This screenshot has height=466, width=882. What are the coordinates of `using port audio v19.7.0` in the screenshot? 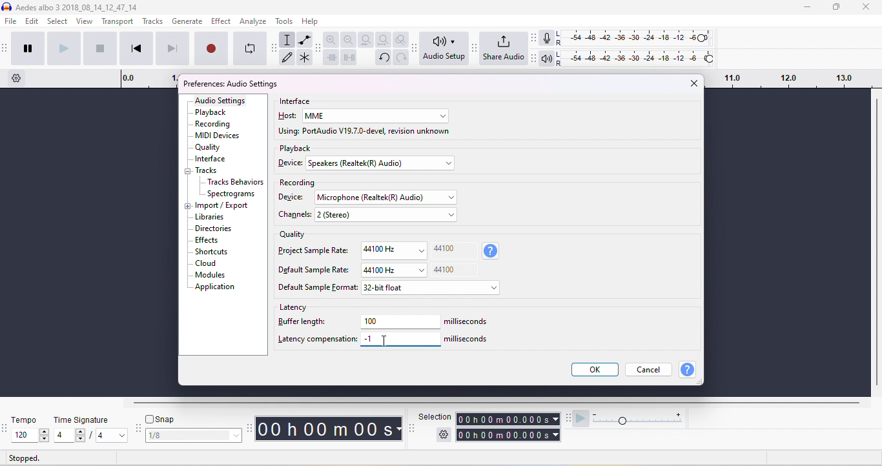 It's located at (365, 132).